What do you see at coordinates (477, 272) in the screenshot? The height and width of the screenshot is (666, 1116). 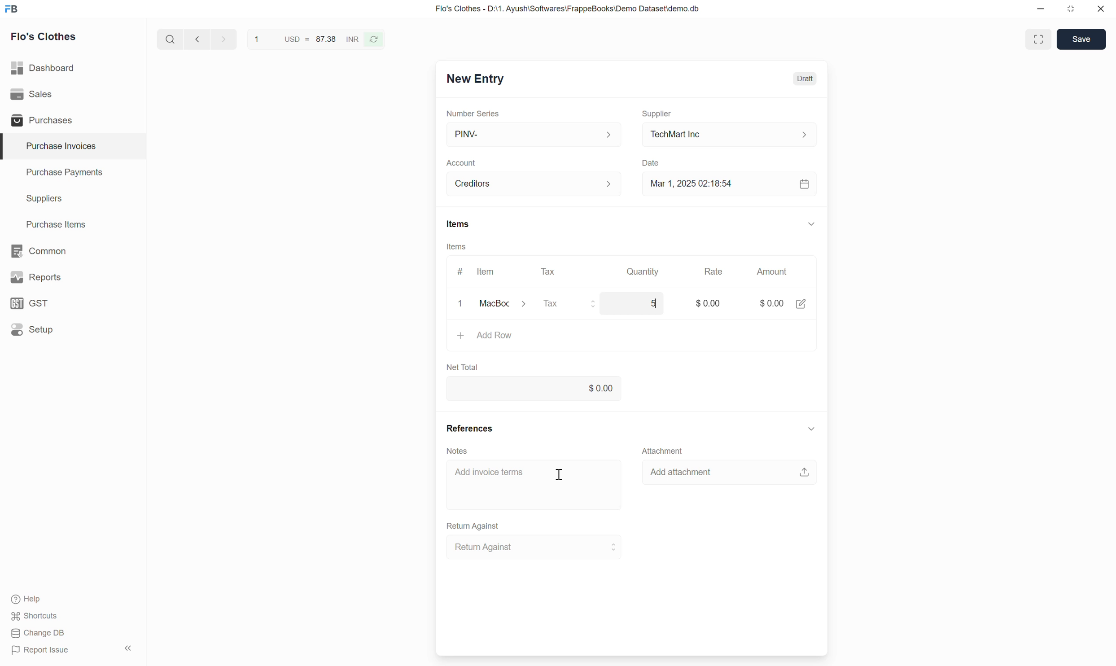 I see `# Item` at bounding box center [477, 272].